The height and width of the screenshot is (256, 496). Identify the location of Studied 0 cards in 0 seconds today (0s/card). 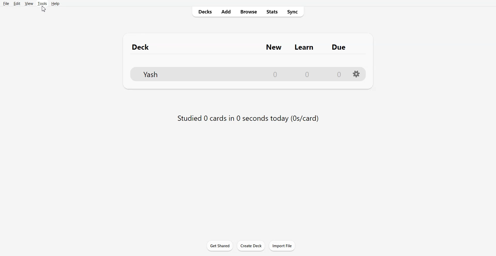
(248, 118).